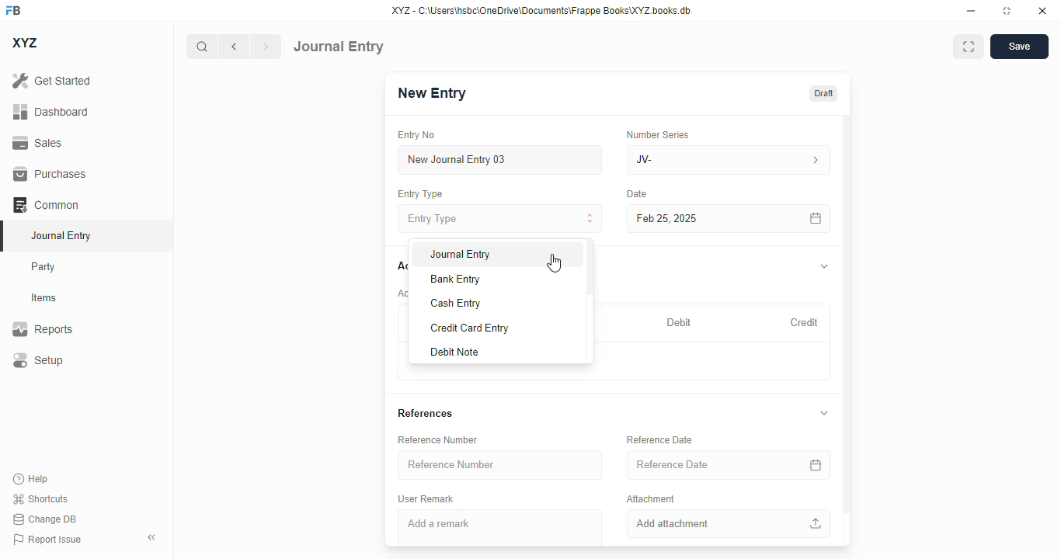 Image resolution: width=1061 pixels, height=559 pixels. What do you see at coordinates (430, 93) in the screenshot?
I see `new entry` at bounding box center [430, 93].